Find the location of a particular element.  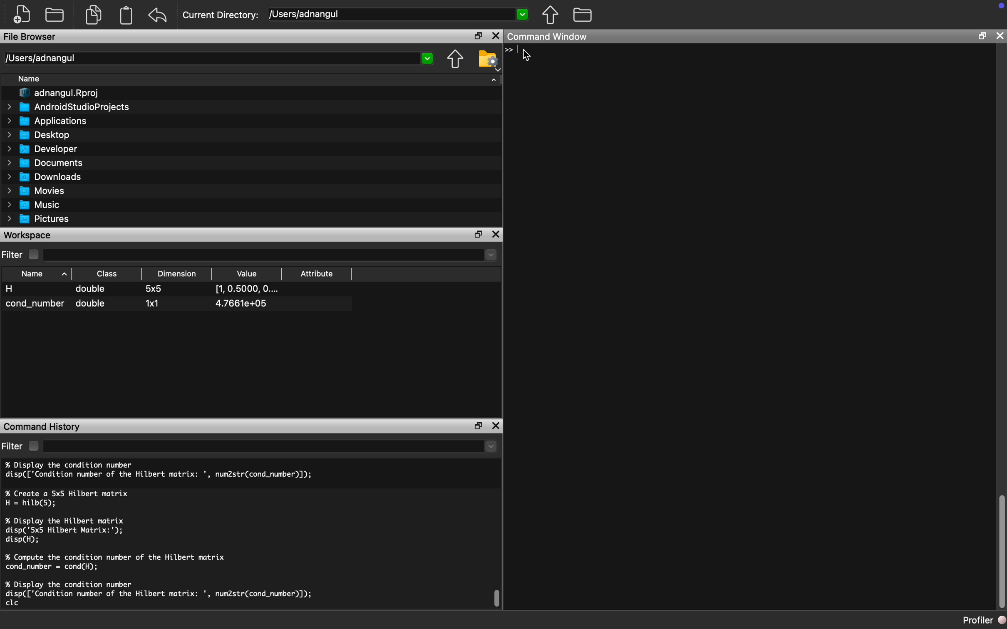

New File is located at coordinates (20, 15).